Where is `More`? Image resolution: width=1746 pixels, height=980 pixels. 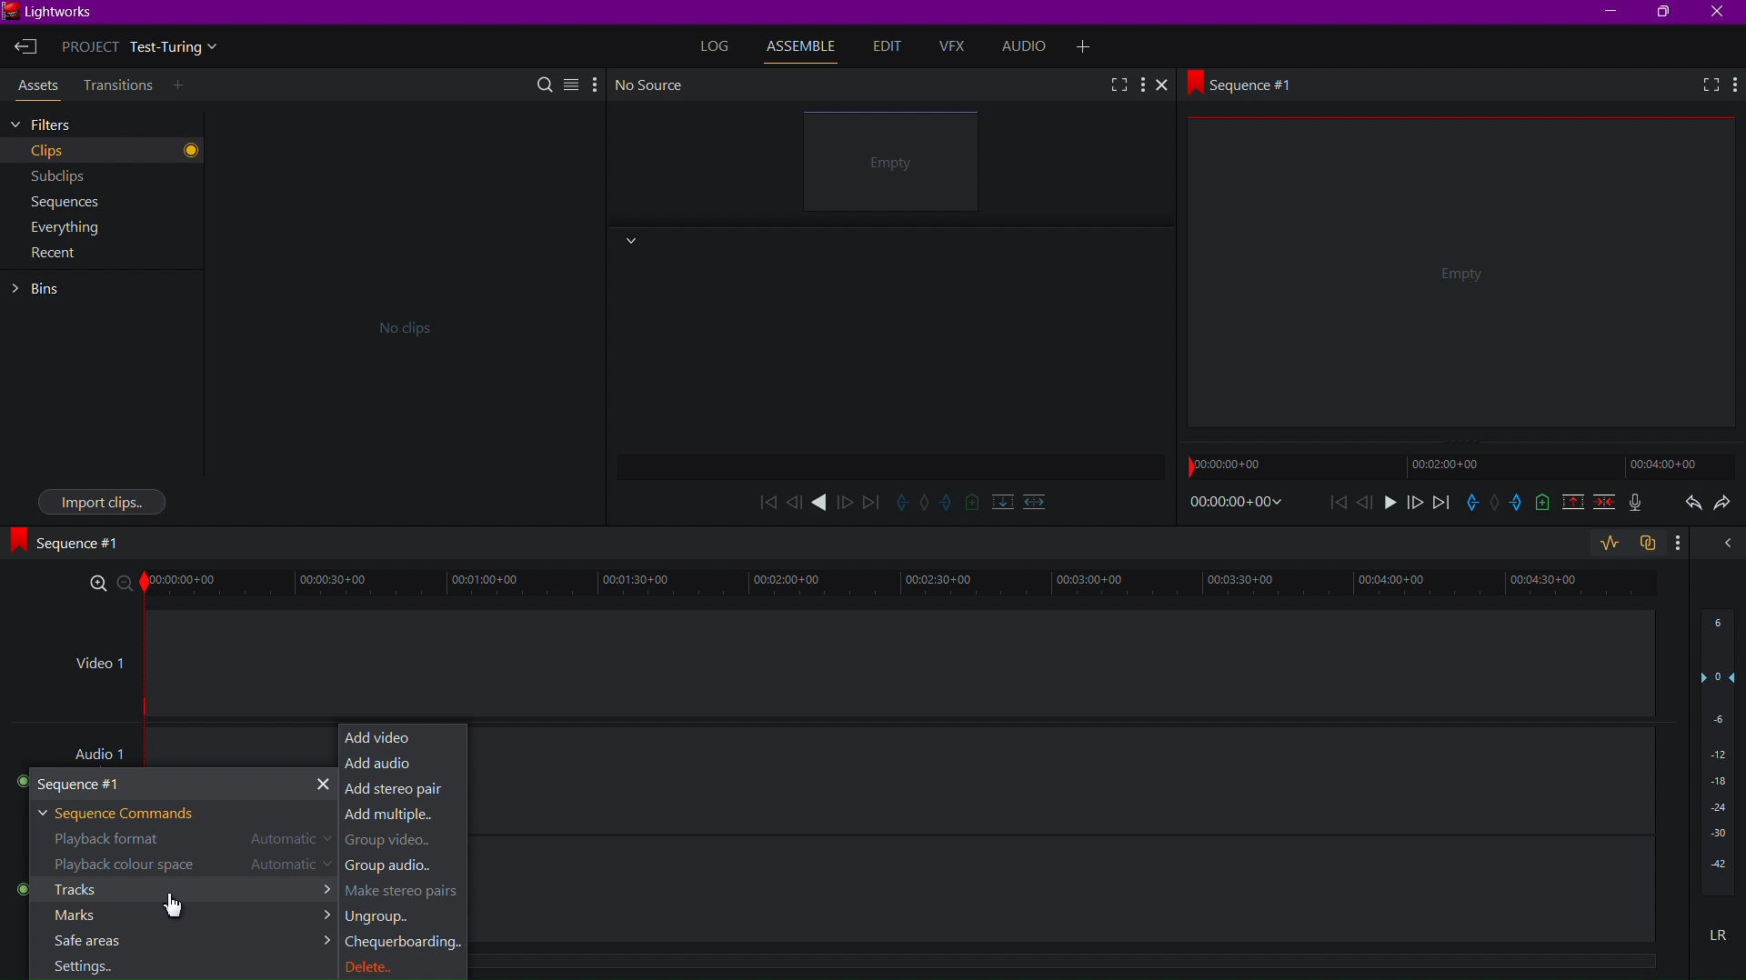
More is located at coordinates (1144, 85).